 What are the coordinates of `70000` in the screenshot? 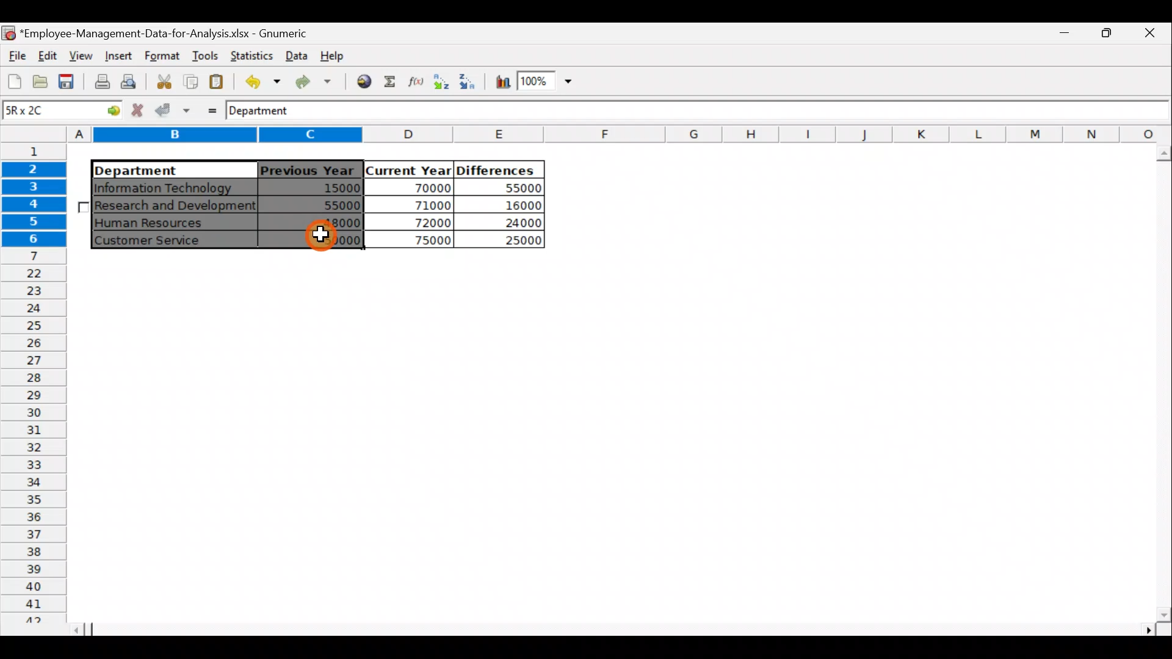 It's located at (421, 187).